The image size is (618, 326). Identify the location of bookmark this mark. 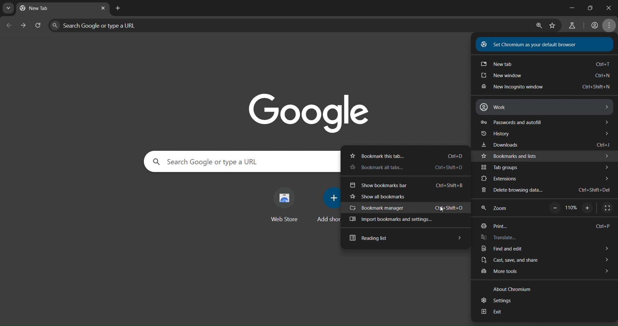
(408, 155).